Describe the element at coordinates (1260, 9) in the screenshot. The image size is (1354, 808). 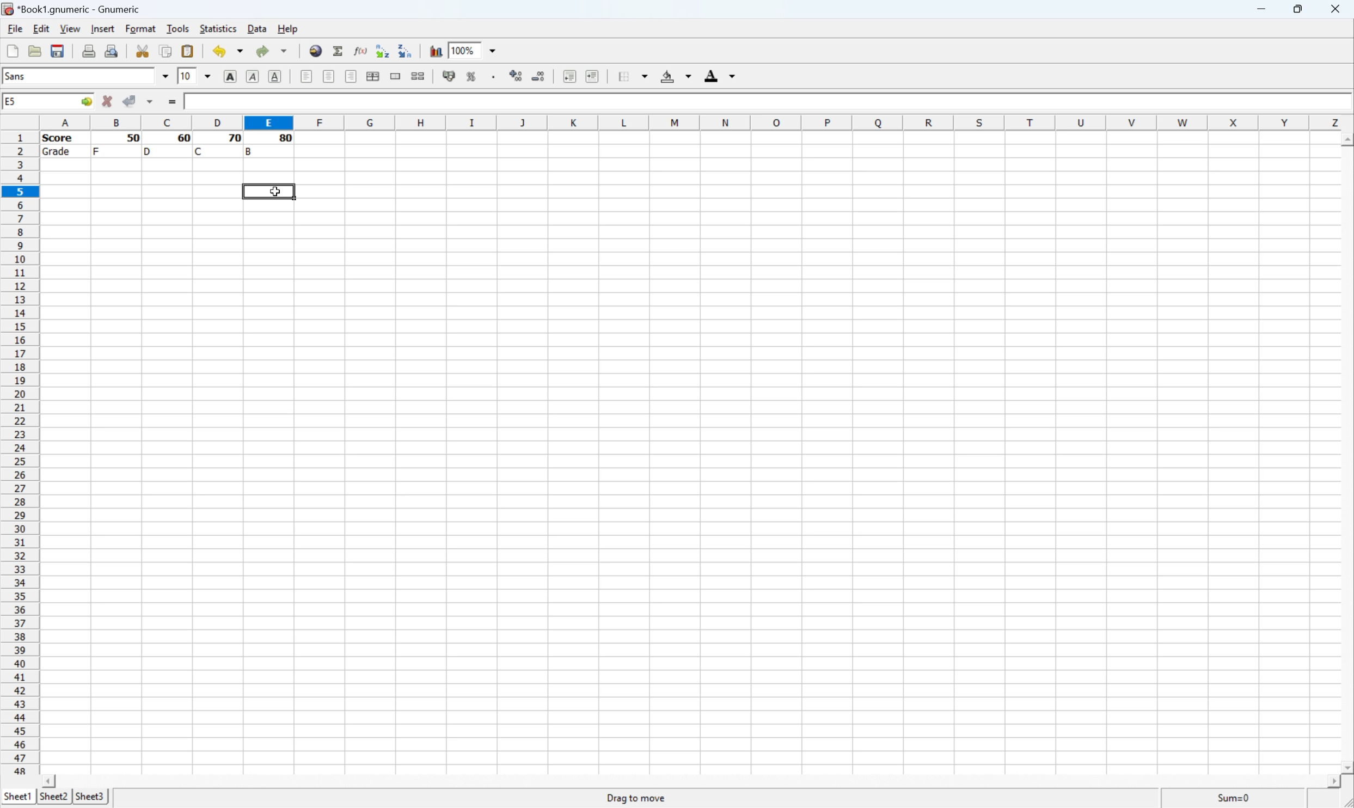
I see `Minimize` at that location.